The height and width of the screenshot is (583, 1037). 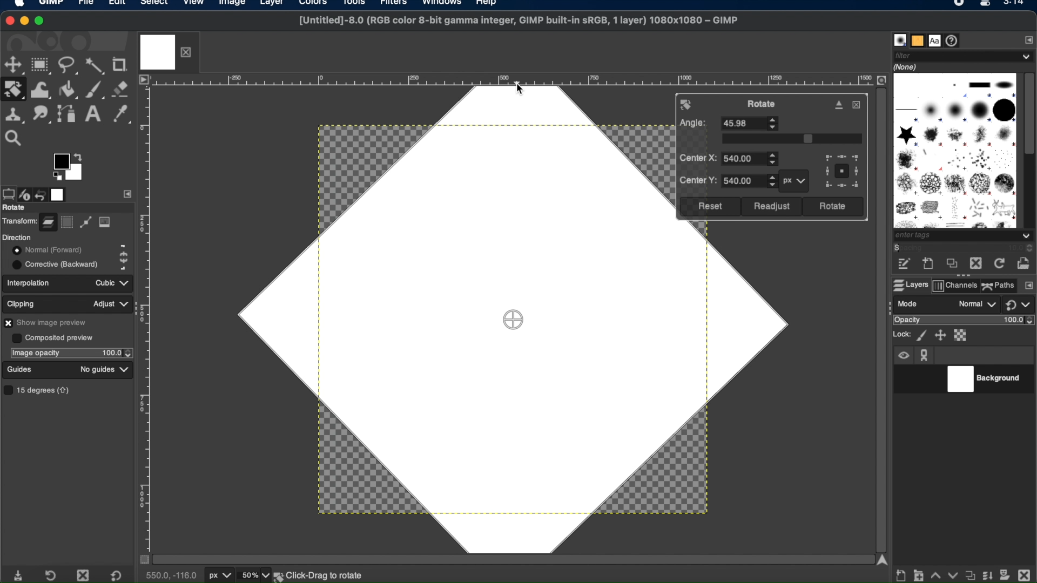 I want to click on px, so click(x=792, y=181).